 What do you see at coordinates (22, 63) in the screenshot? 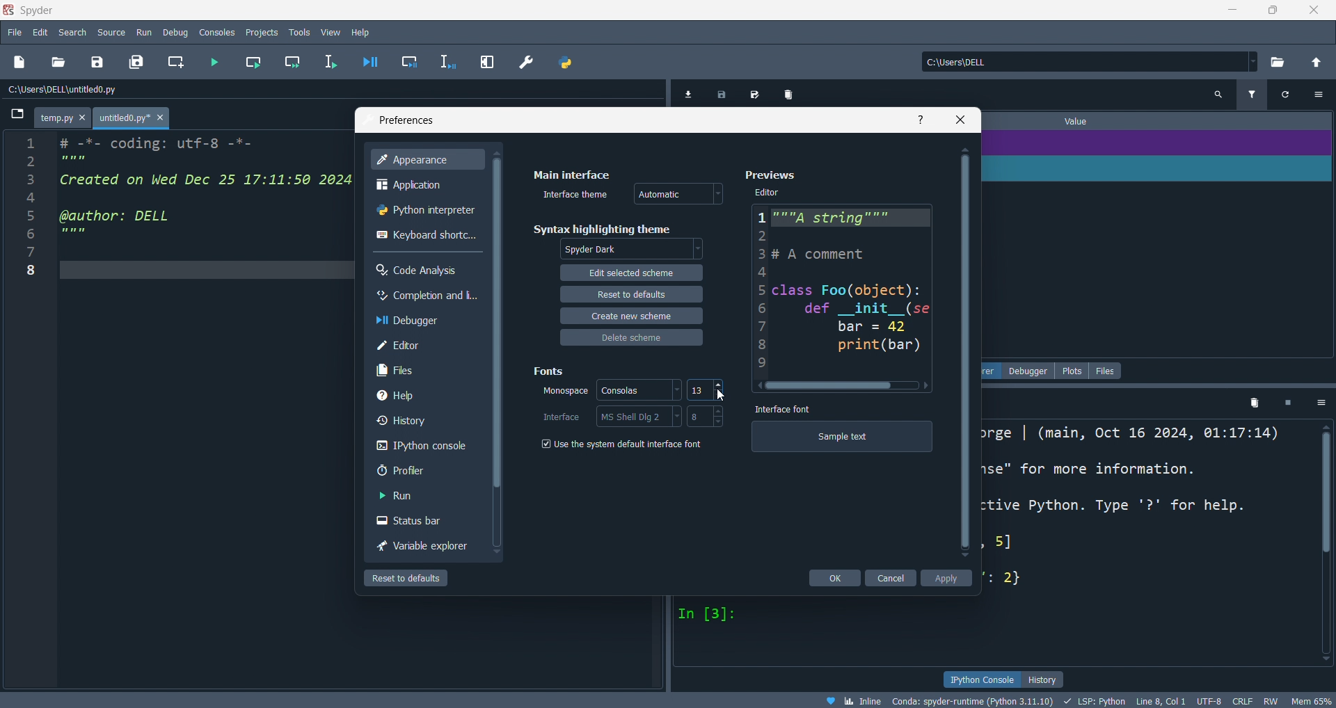
I see `new file` at bounding box center [22, 63].